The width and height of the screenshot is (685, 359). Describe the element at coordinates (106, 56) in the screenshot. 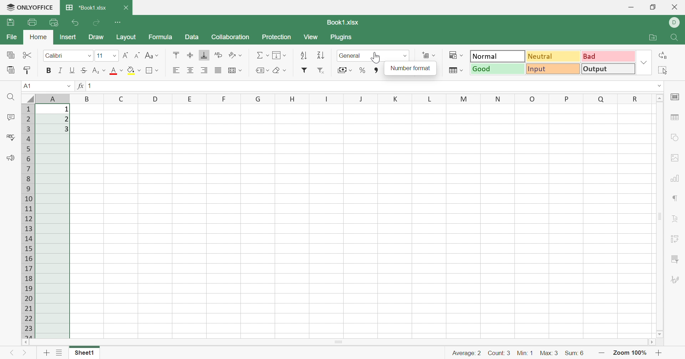

I see `Font size` at that location.